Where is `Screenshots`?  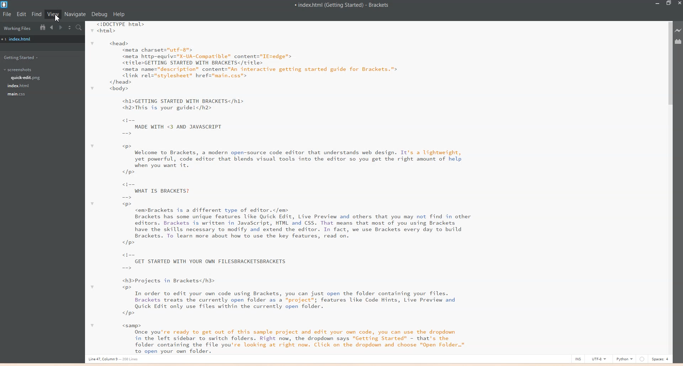 Screenshots is located at coordinates (18, 70).